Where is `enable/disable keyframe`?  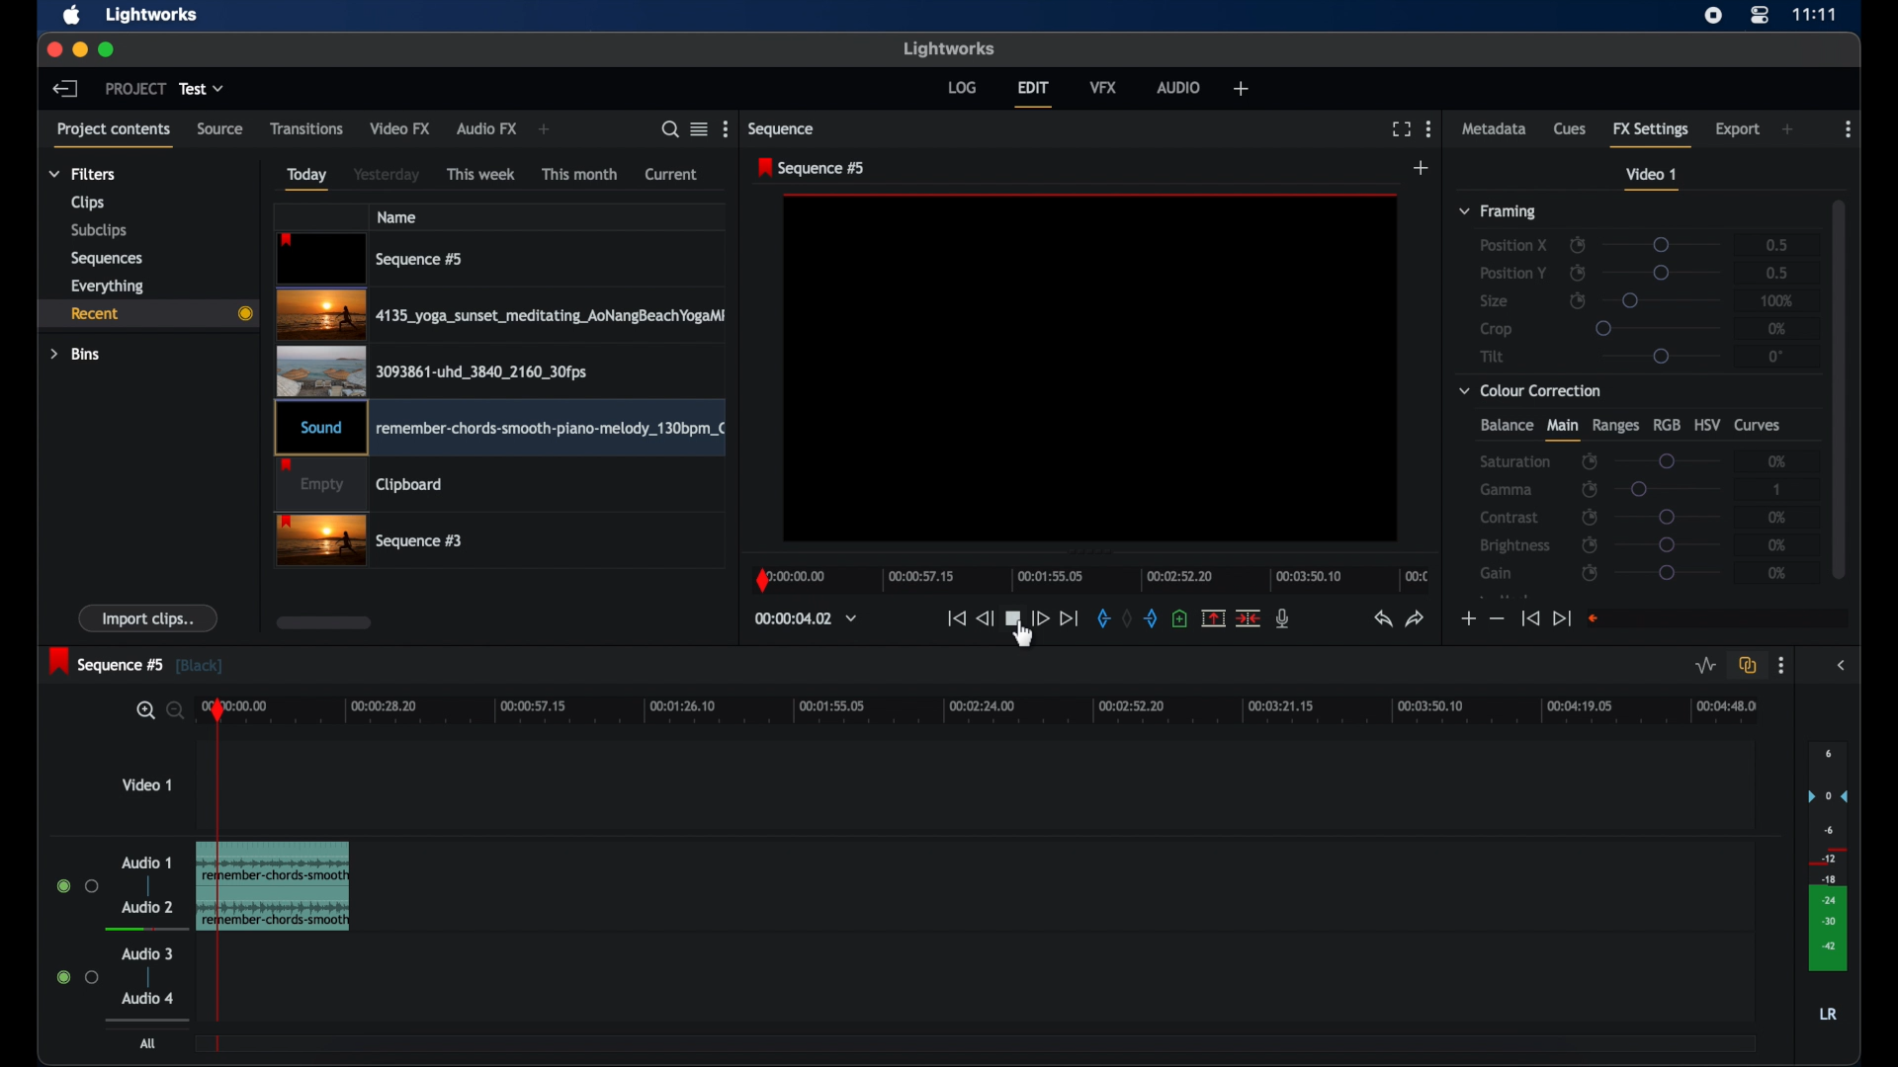
enable/disable keyframe is located at coordinates (1578, 273).